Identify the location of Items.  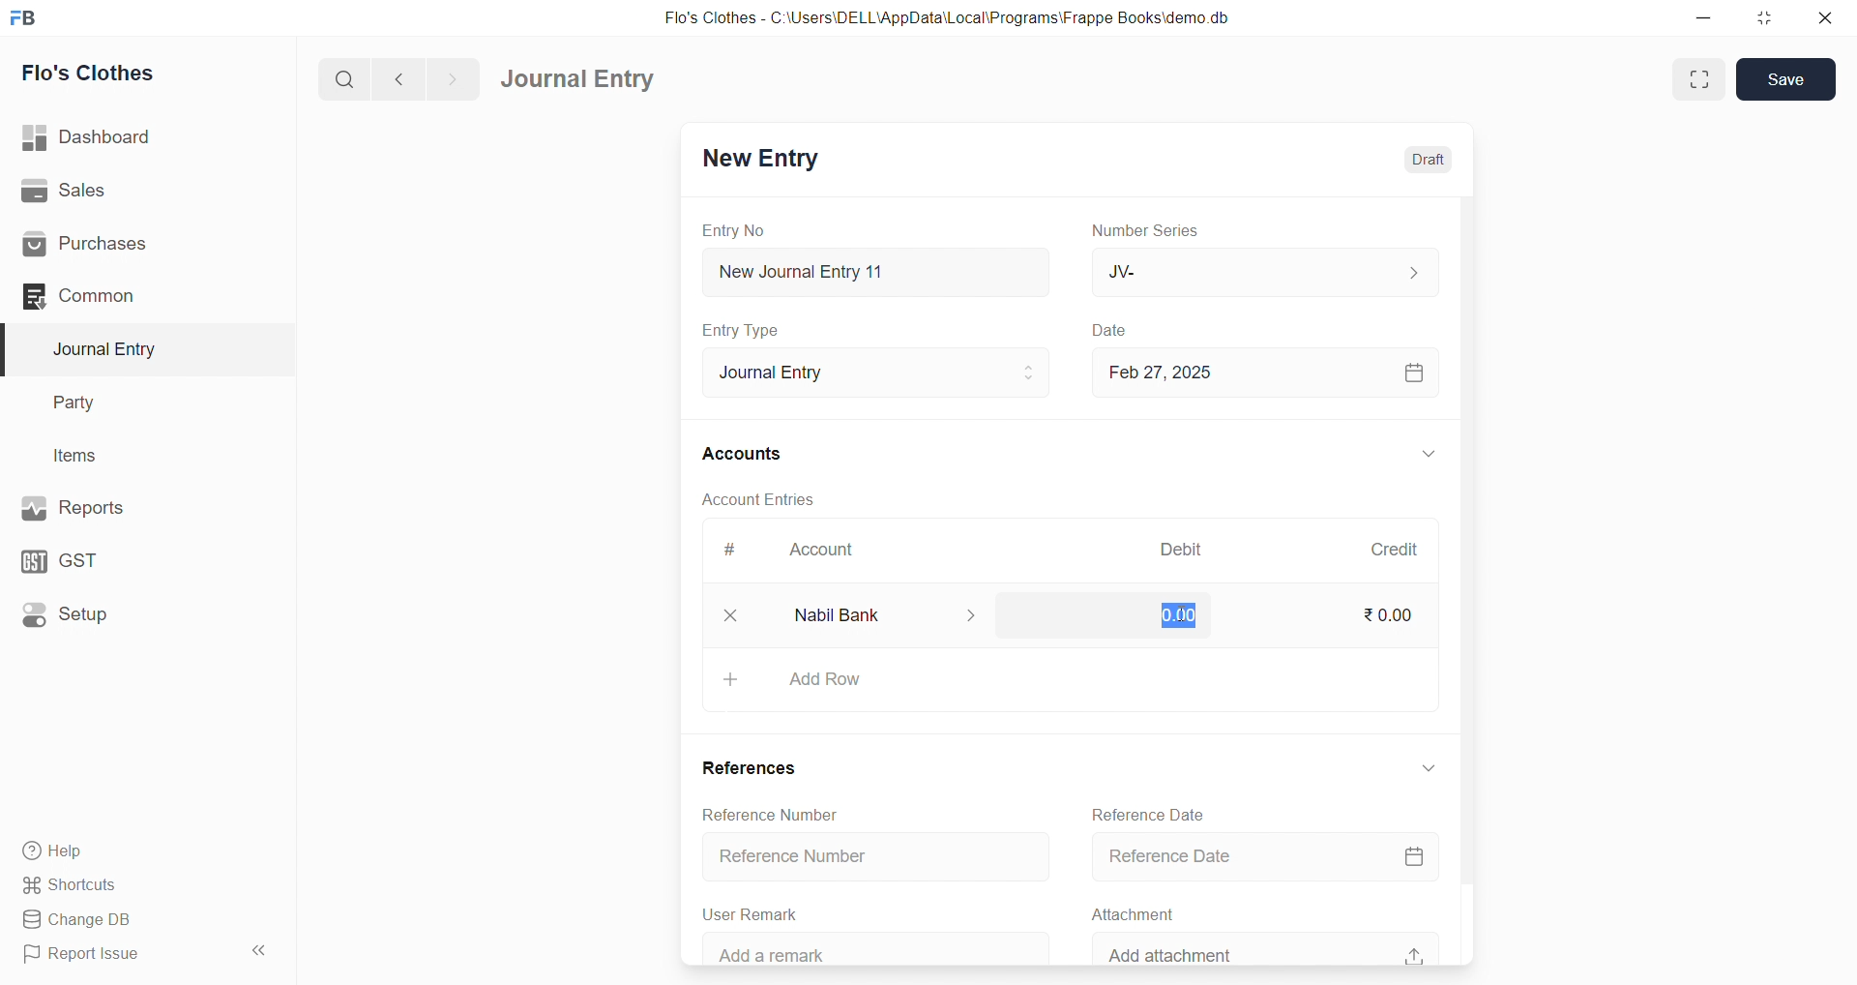
(82, 455).